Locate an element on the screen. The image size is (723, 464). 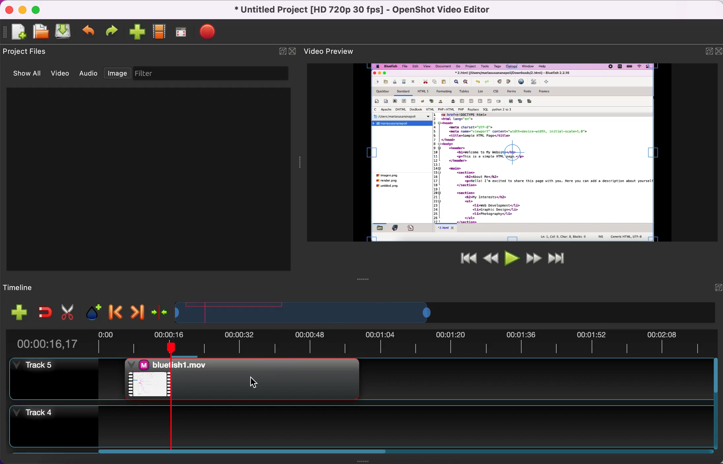
export video is located at coordinates (212, 31).